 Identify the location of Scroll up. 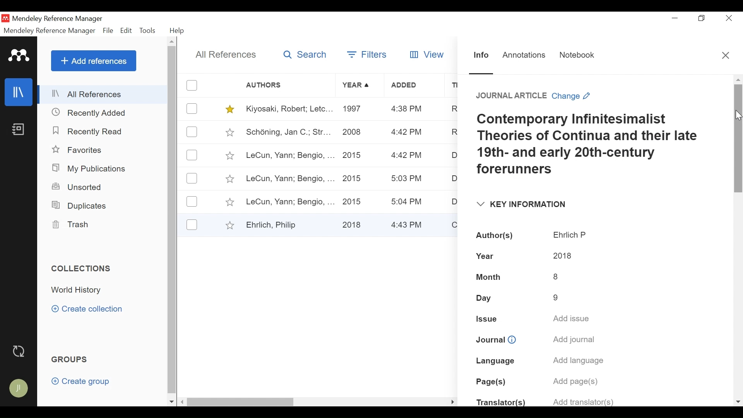
(172, 41).